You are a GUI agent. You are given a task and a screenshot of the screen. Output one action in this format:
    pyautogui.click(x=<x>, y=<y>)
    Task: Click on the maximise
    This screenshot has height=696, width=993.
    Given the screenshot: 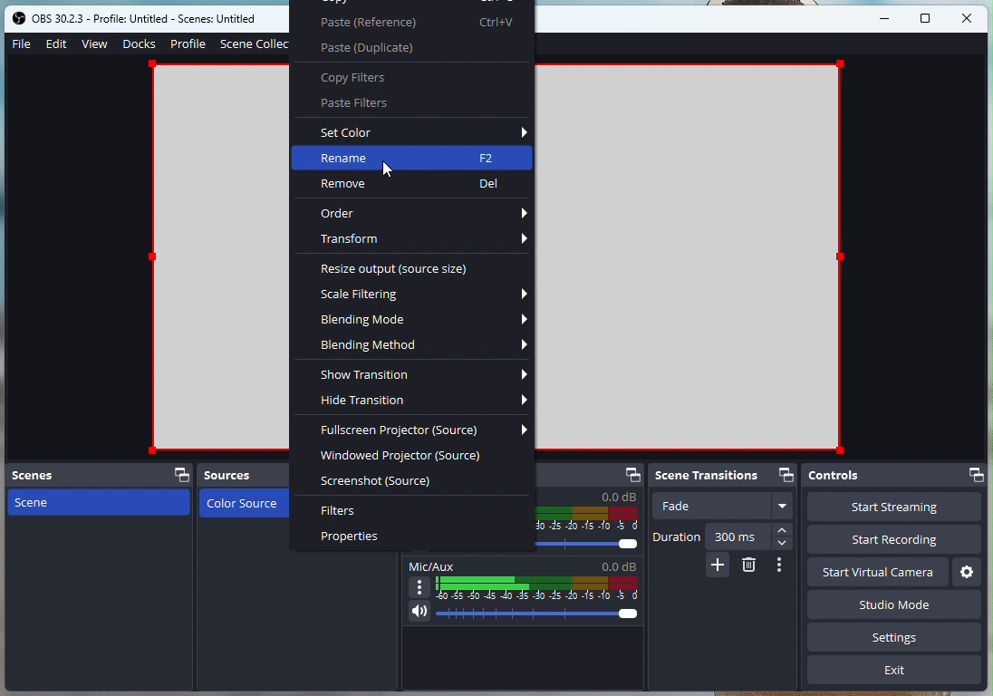 What is the action you would take?
    pyautogui.click(x=927, y=19)
    